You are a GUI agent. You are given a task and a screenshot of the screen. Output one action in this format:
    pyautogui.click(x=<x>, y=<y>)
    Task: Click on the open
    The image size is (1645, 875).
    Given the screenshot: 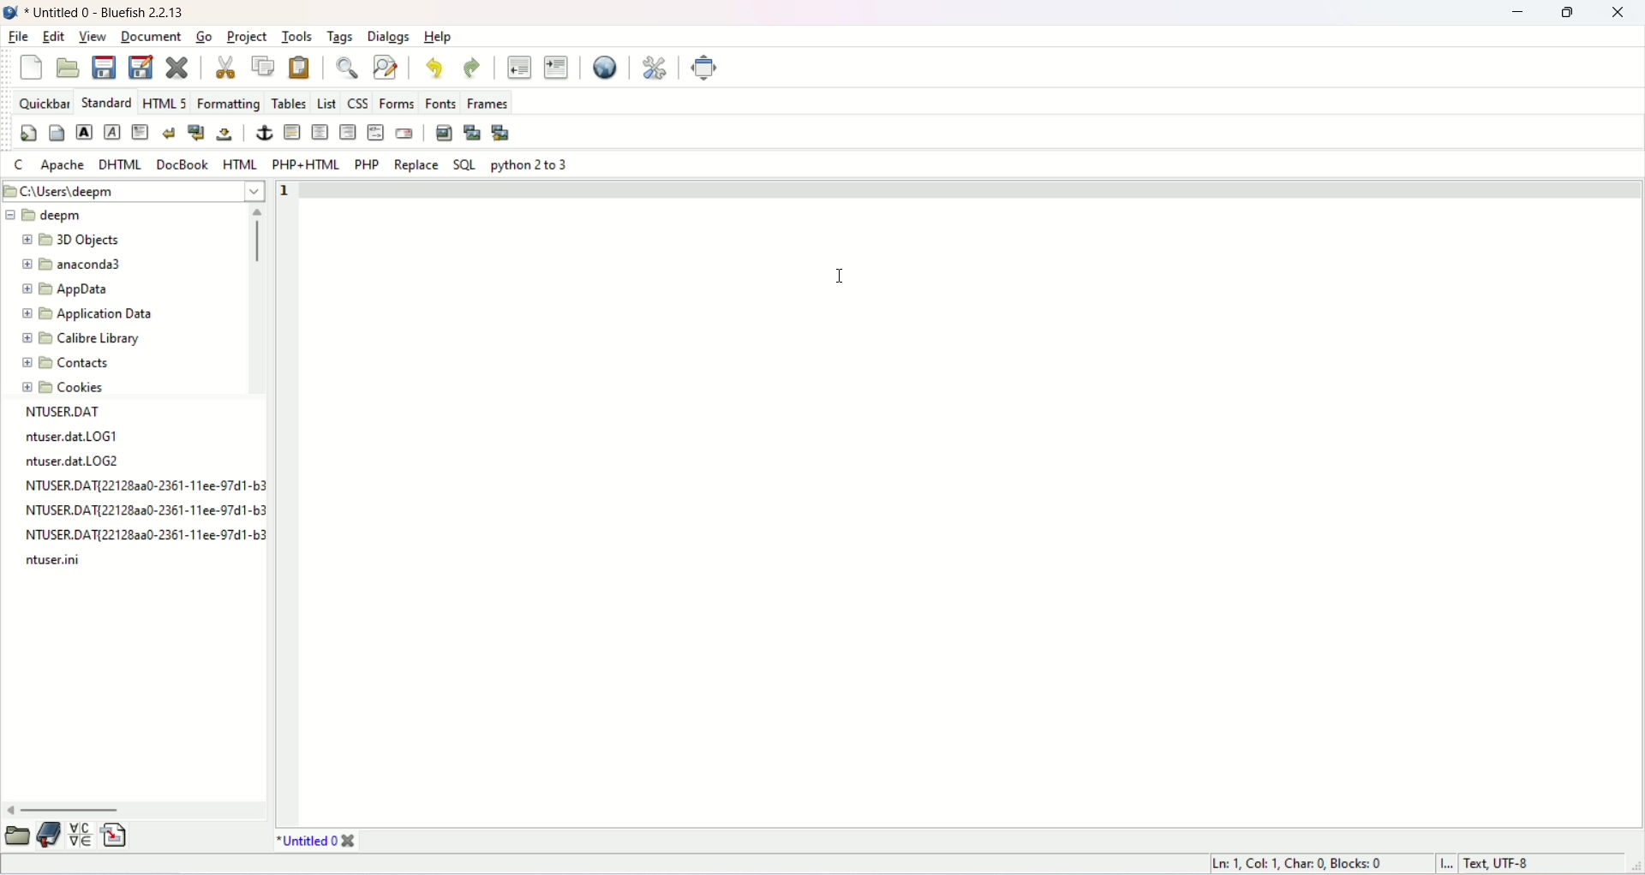 What is the action you would take?
    pyautogui.click(x=69, y=70)
    